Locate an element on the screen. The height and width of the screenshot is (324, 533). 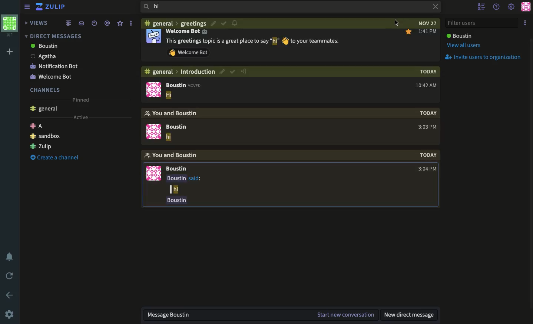
View all users is located at coordinates (463, 46).